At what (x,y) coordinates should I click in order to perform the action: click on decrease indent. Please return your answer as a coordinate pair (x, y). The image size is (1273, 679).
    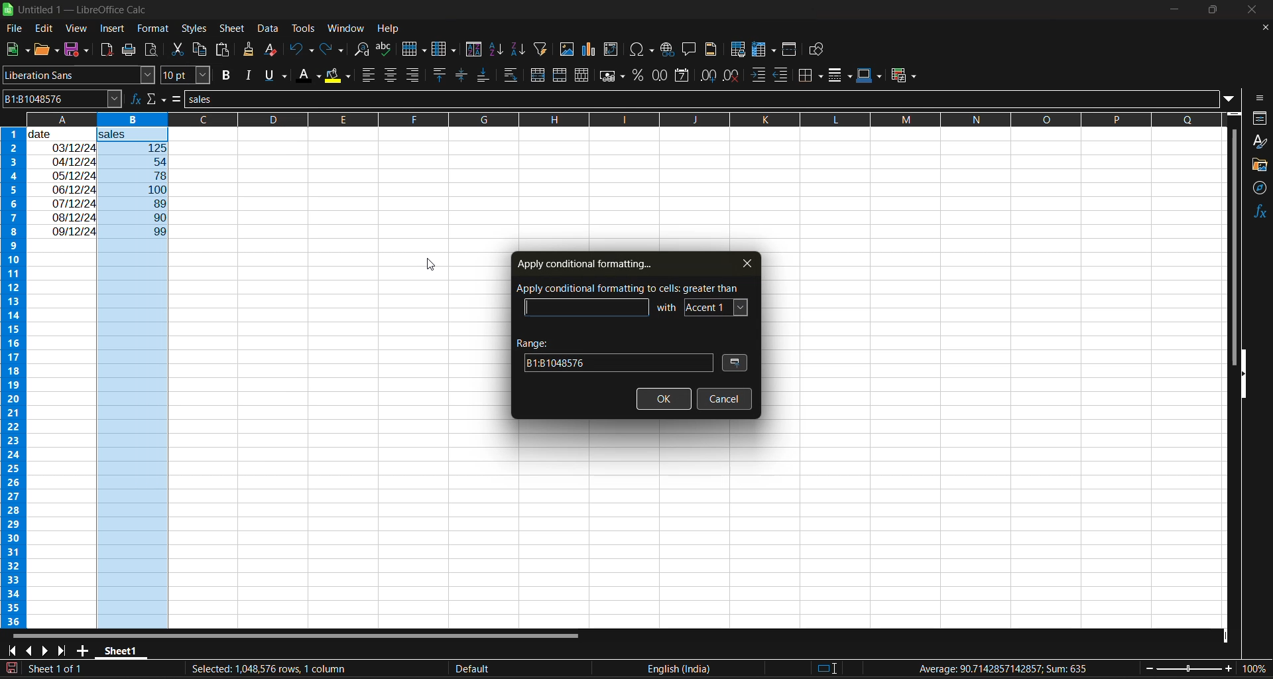
    Looking at the image, I should click on (783, 76).